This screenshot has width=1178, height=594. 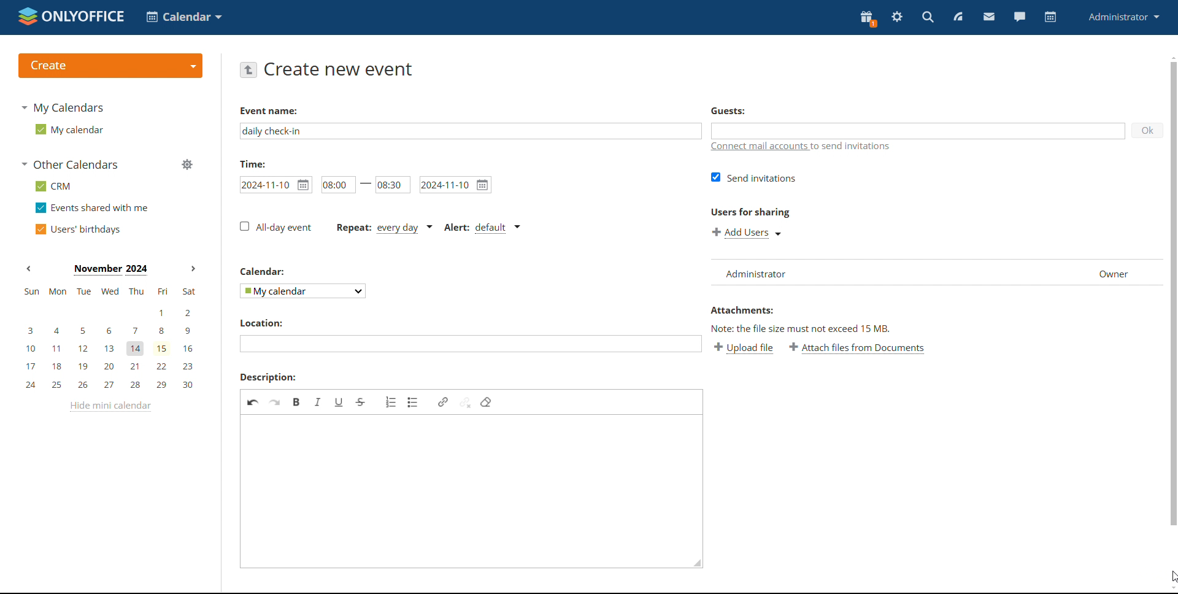 I want to click on my calendar, so click(x=67, y=129).